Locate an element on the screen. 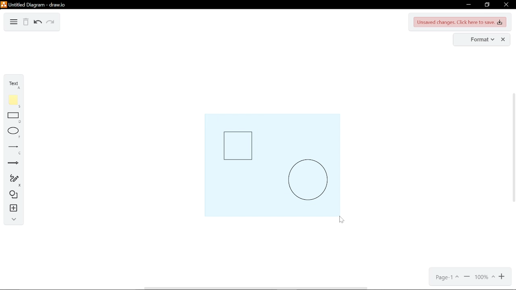 The height and width of the screenshot is (290, 516). rectangle is located at coordinates (13, 118).